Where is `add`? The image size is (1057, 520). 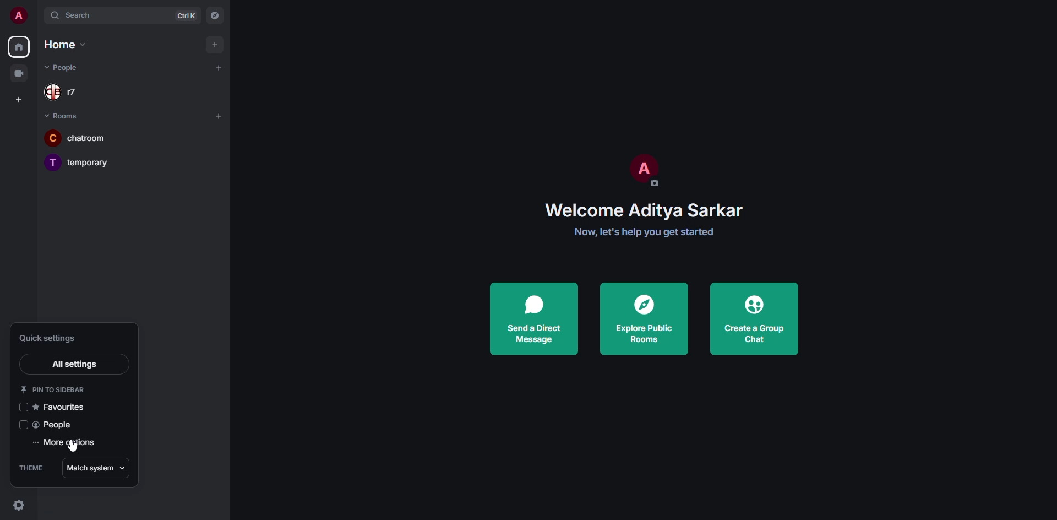
add is located at coordinates (218, 68).